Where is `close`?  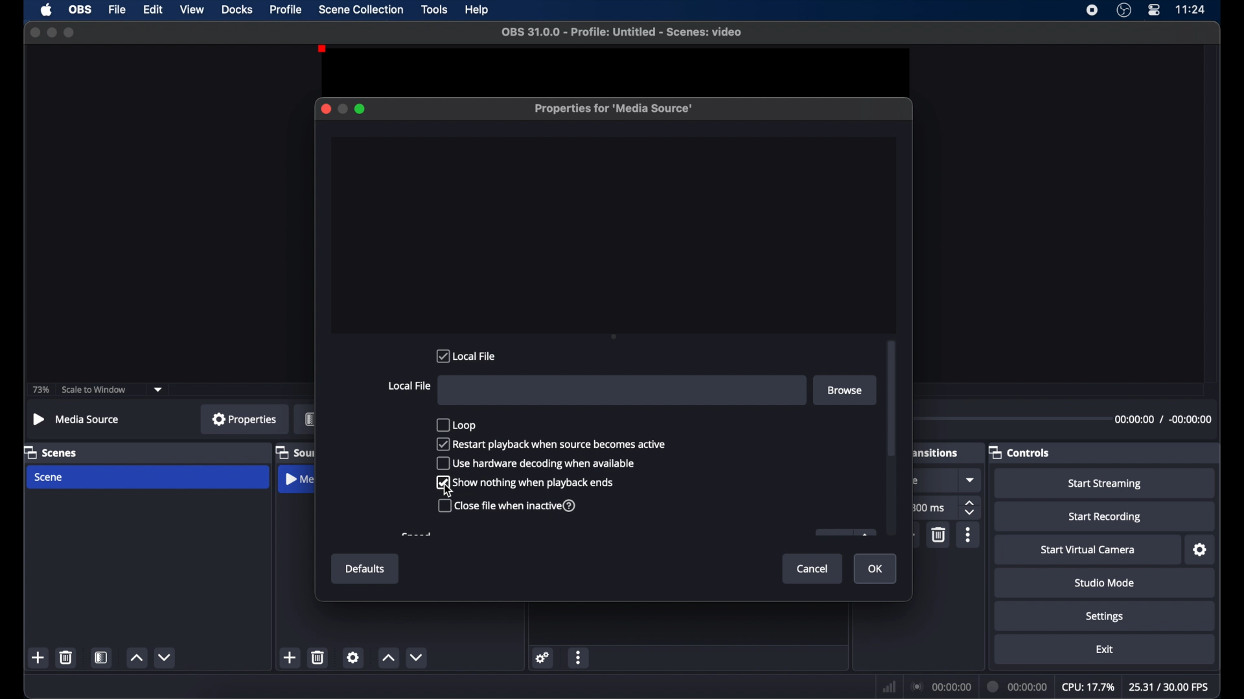
close is located at coordinates (325, 109).